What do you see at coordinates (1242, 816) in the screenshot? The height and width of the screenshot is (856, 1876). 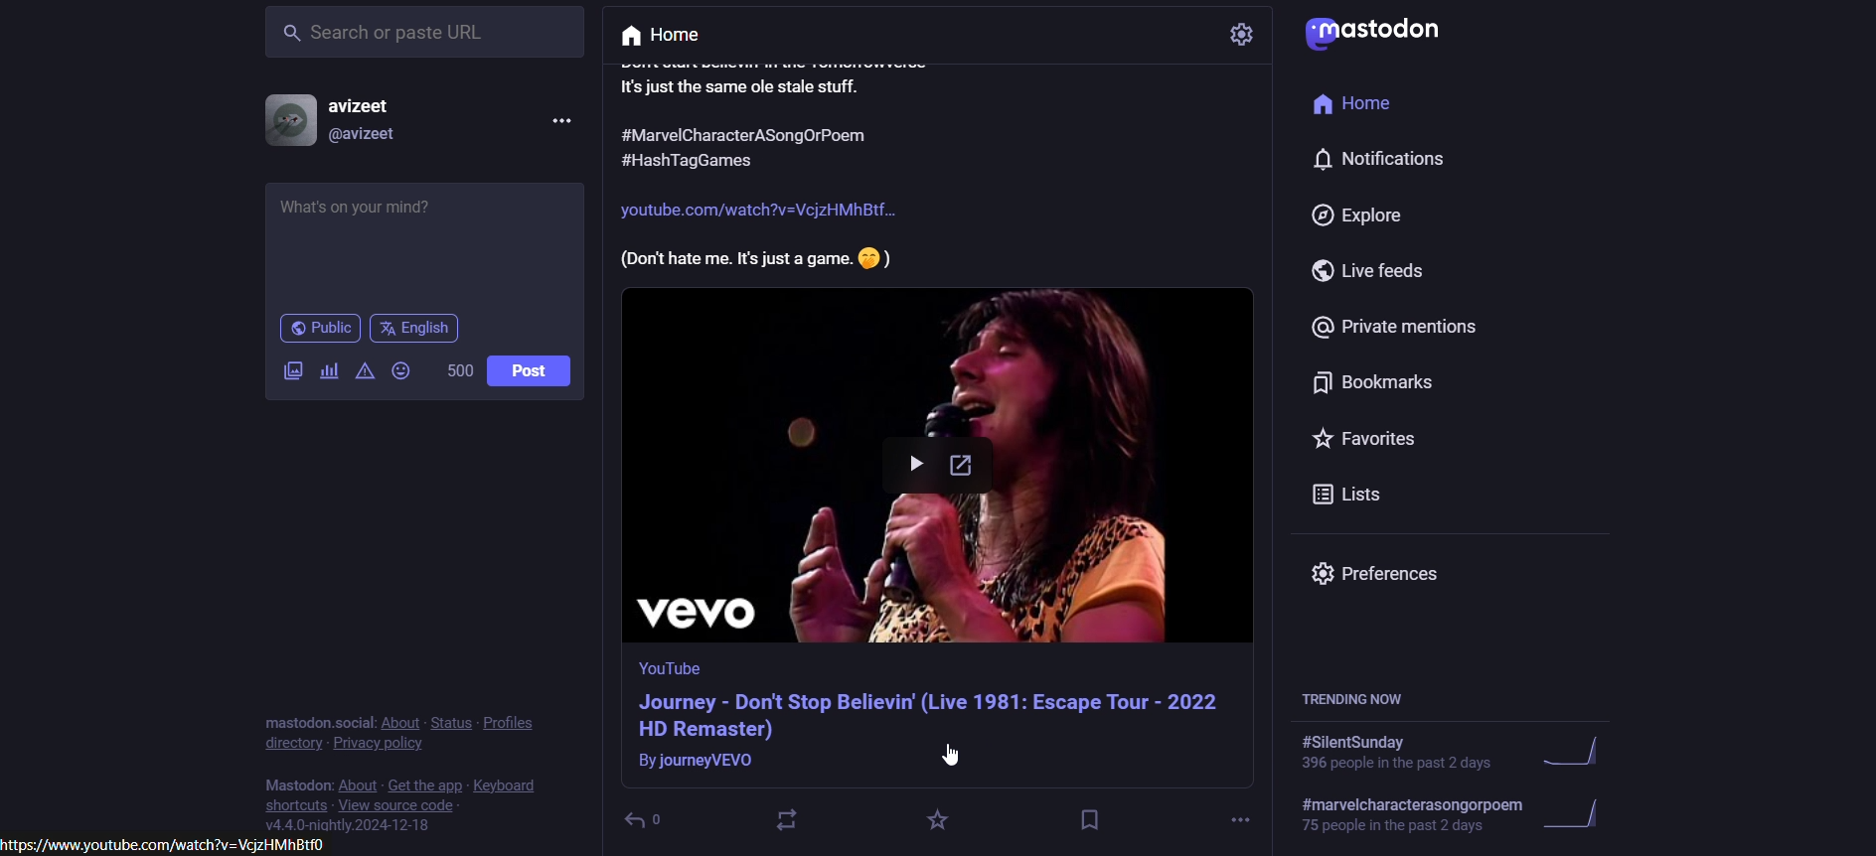 I see `more` at bounding box center [1242, 816].